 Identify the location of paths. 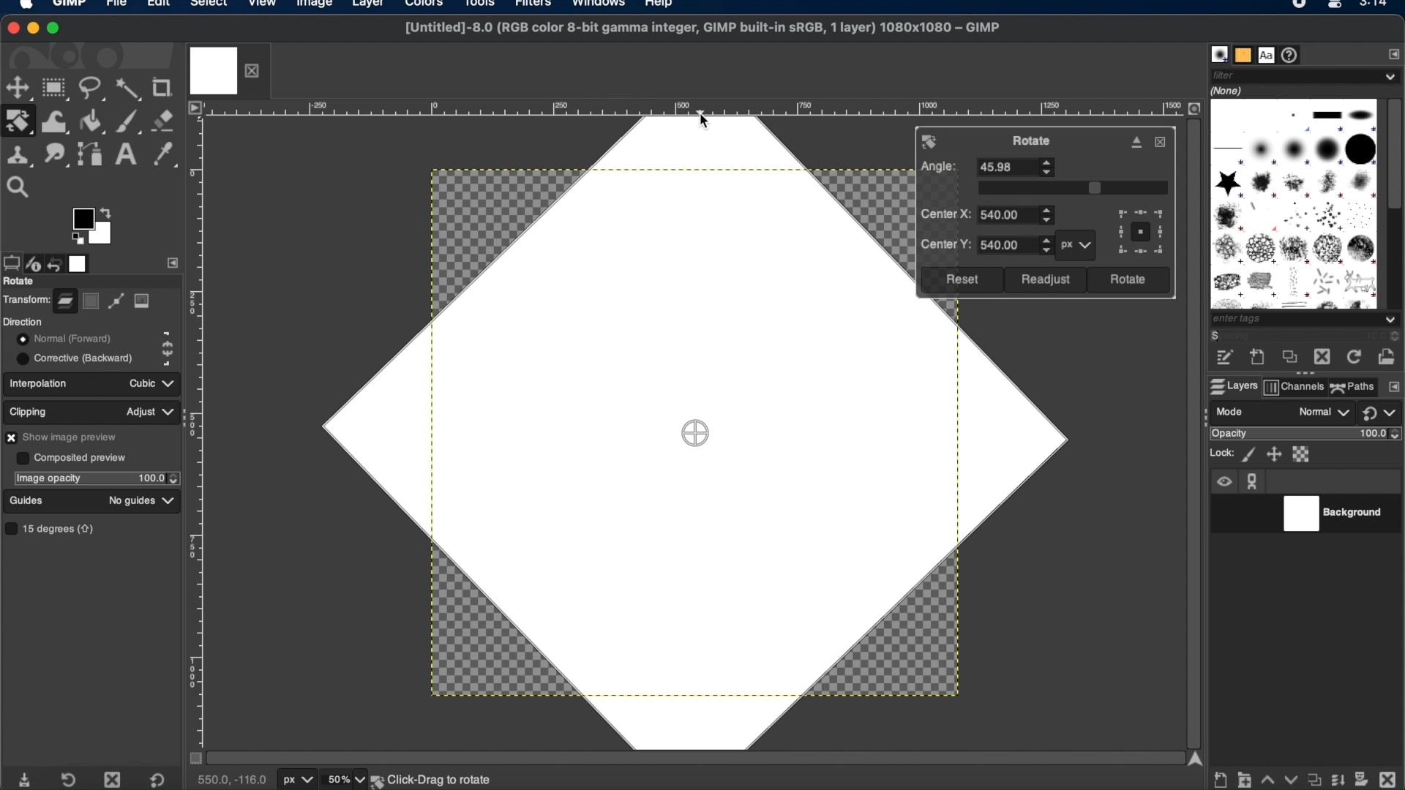
(1353, 386).